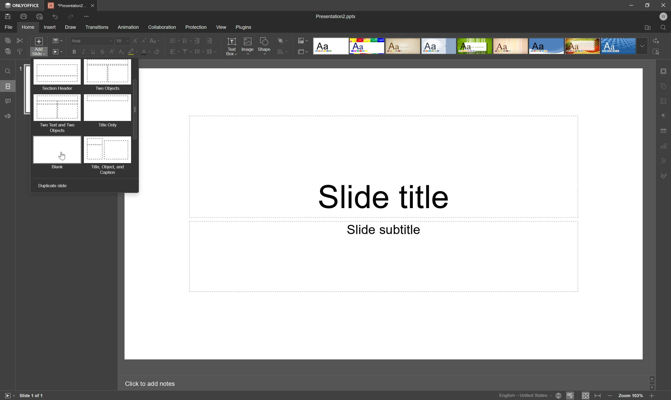 The width and height of the screenshot is (671, 400). Describe the element at coordinates (221, 27) in the screenshot. I see `View` at that location.